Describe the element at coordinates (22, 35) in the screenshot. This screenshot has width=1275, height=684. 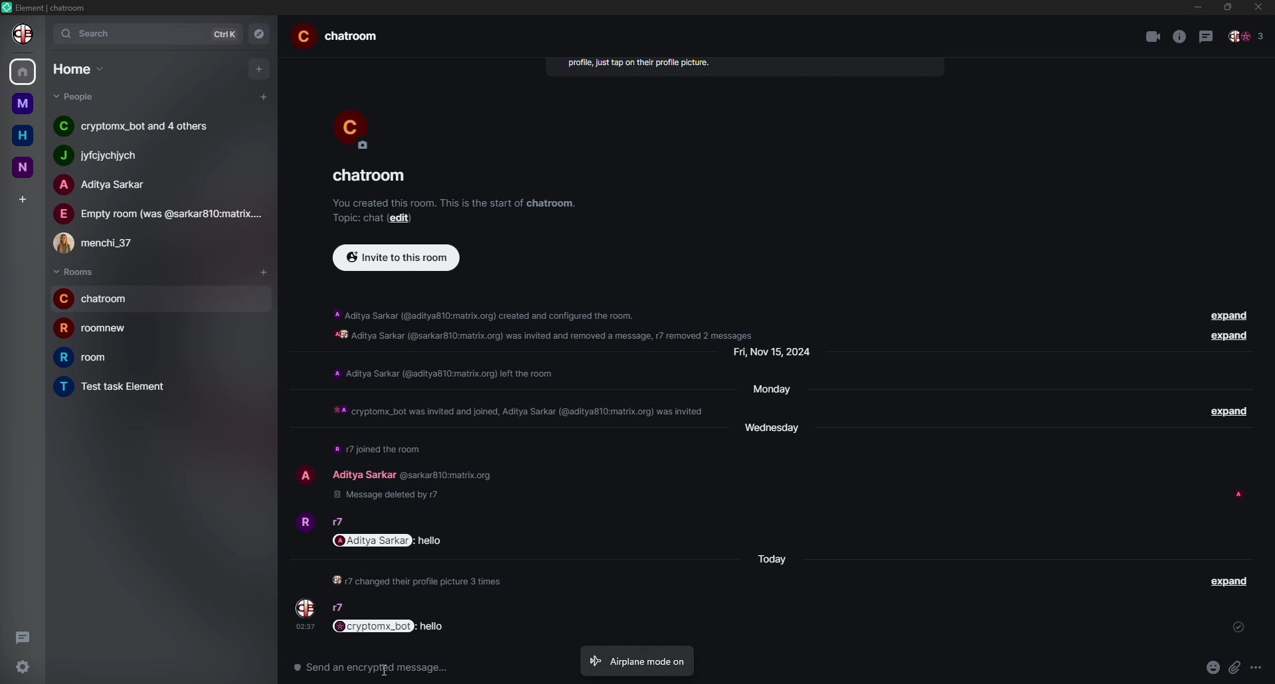
I see `profile` at that location.